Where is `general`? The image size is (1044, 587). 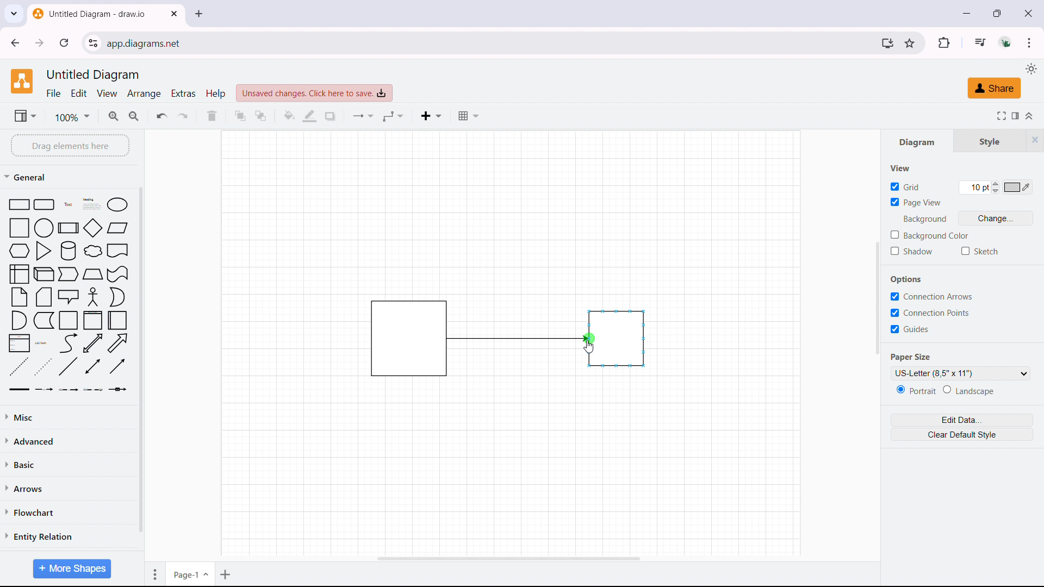 general is located at coordinates (28, 177).